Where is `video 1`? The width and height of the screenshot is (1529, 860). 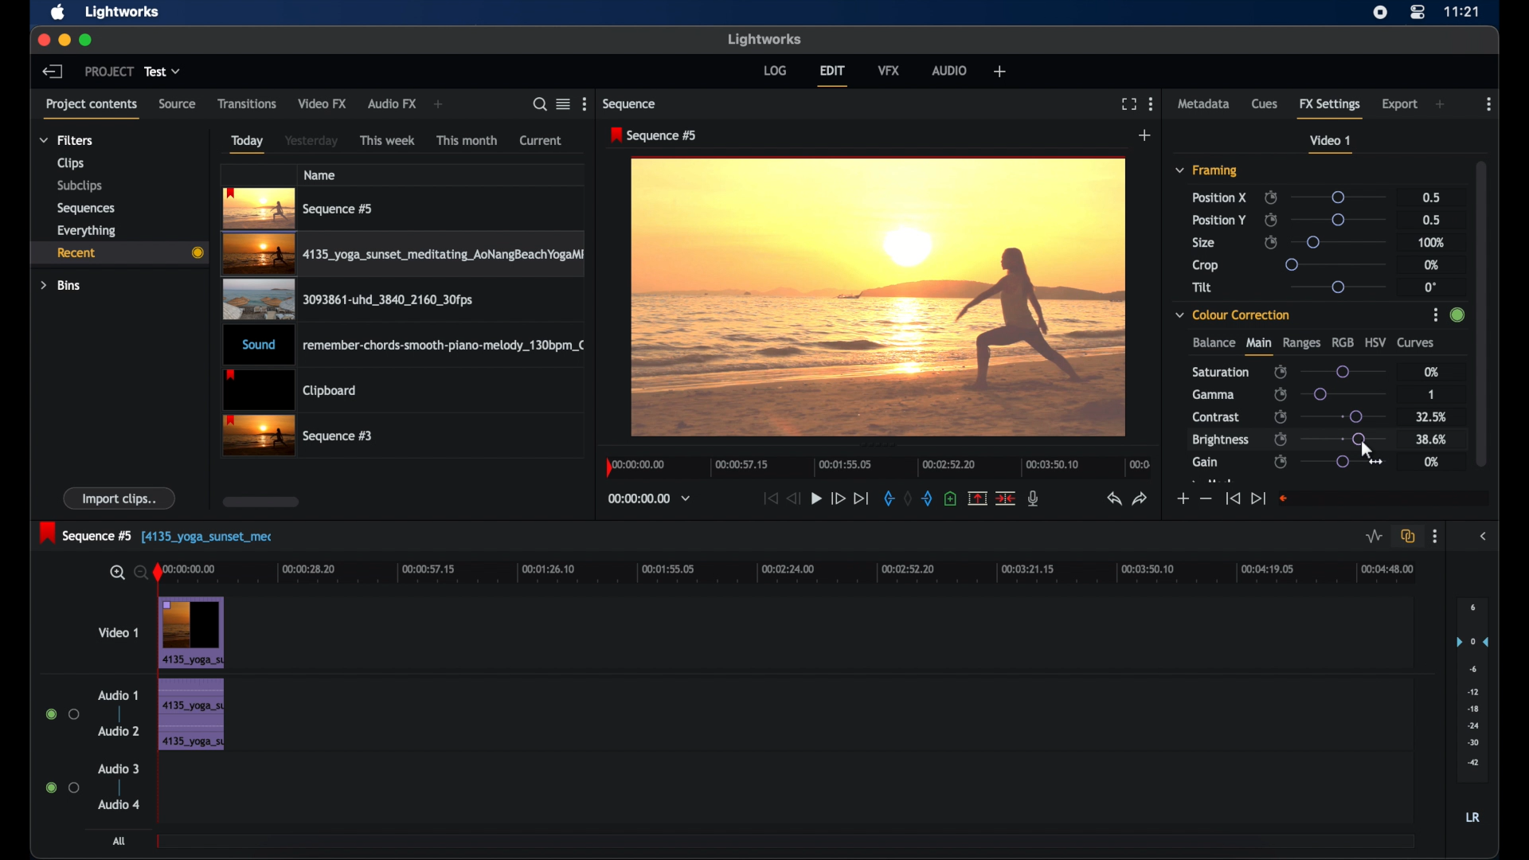
video 1 is located at coordinates (1330, 144).